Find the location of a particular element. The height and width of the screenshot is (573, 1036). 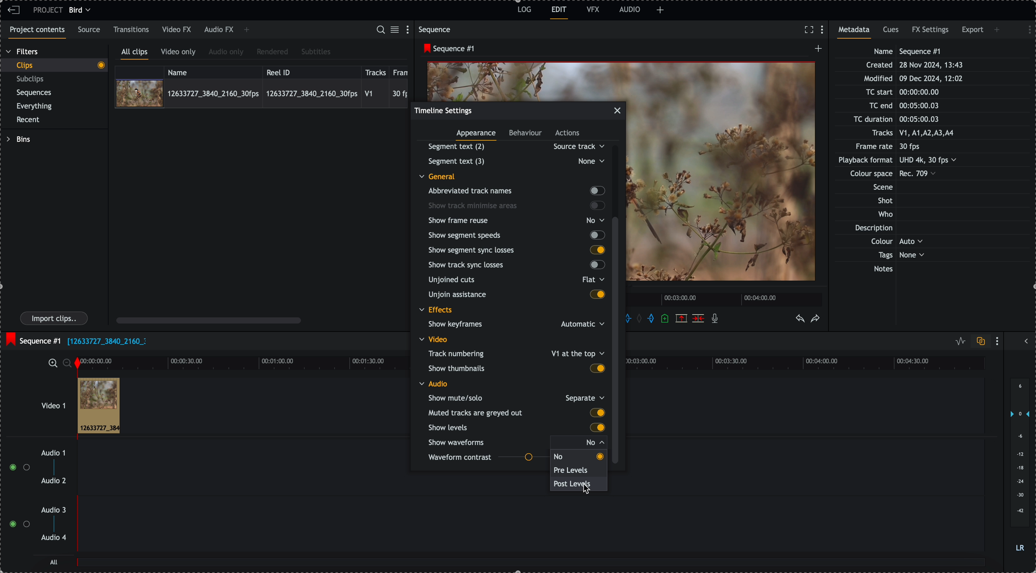

metadata is located at coordinates (857, 32).